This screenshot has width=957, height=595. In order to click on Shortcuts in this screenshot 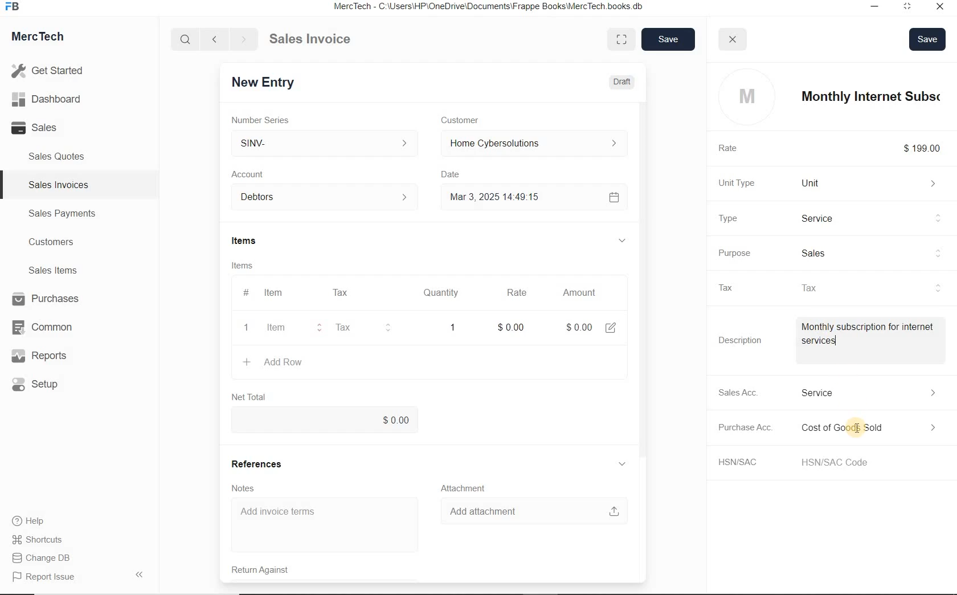, I will do `click(43, 540)`.